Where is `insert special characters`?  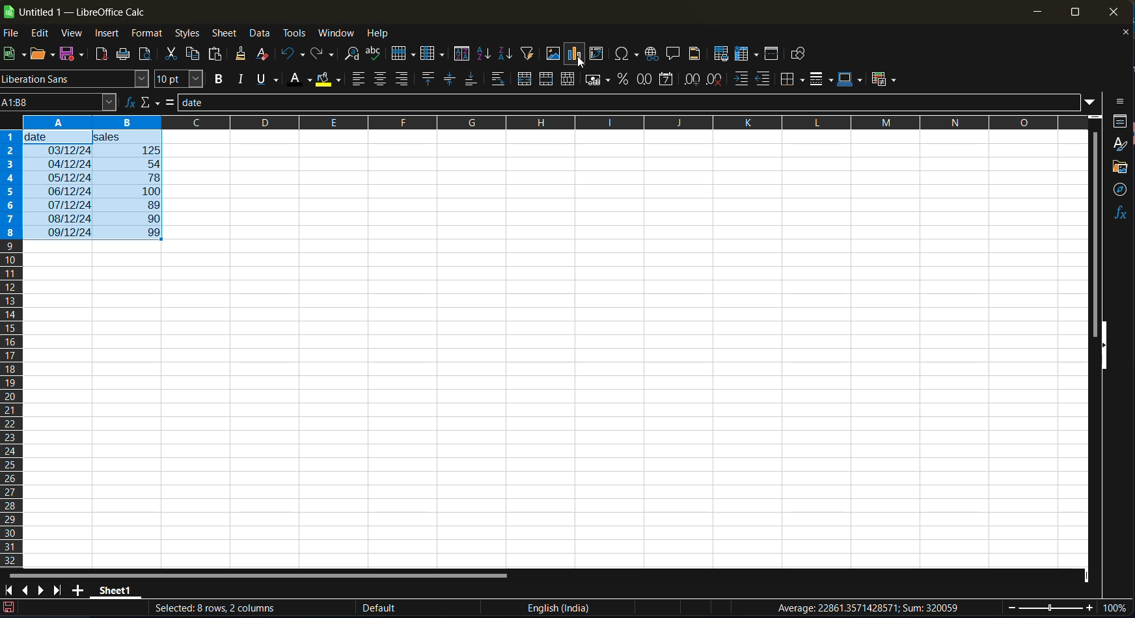 insert special characters is located at coordinates (627, 55).